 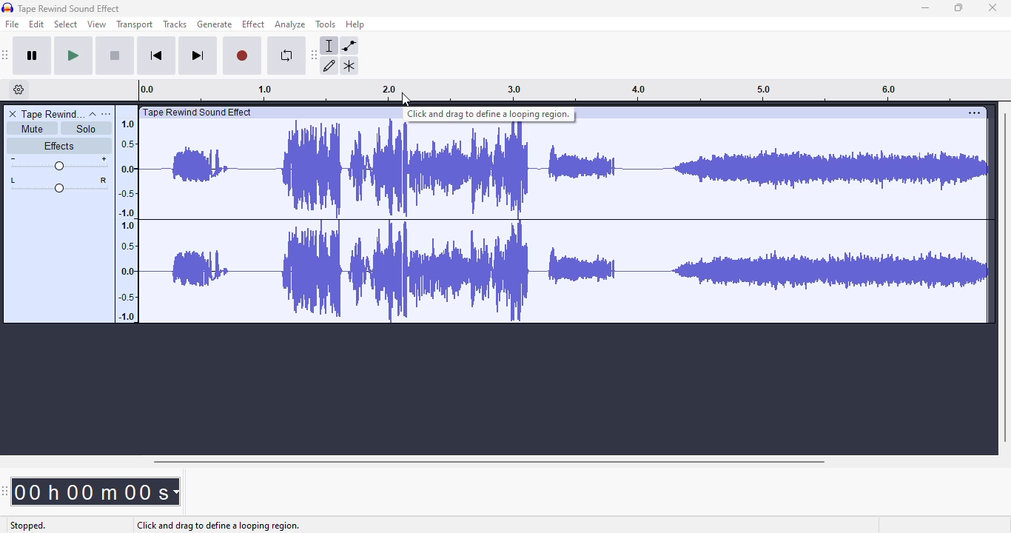 What do you see at coordinates (75, 8) in the screenshot?
I see `Tape Rewind Sound Effect` at bounding box center [75, 8].